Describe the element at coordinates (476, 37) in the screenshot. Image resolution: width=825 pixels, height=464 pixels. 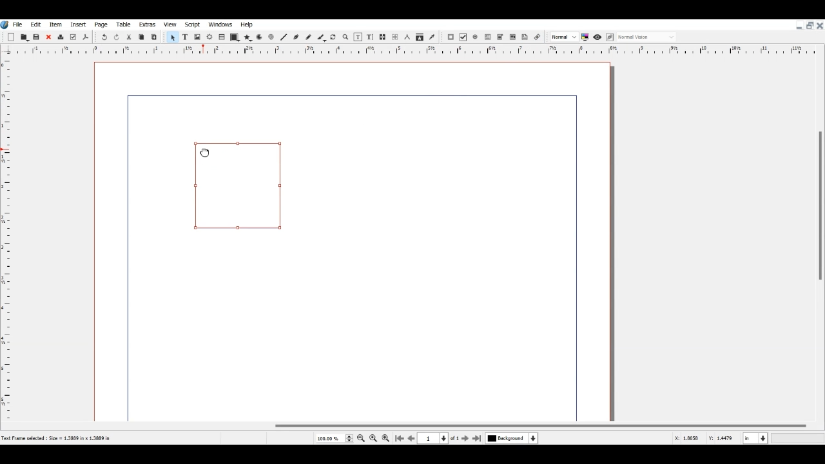
I see `PDF Radio Button ` at that location.